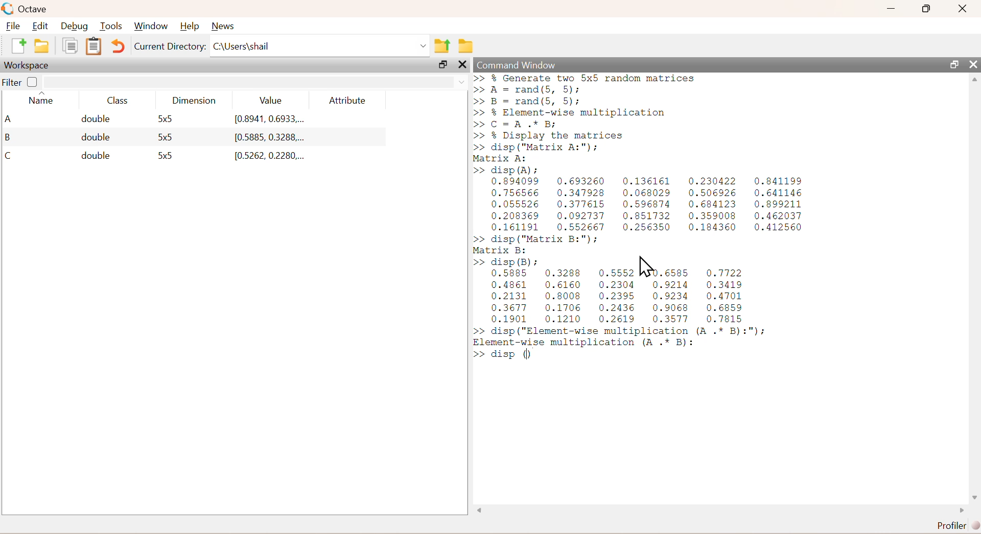 Image resolution: width=981 pixels, height=534 pixels. What do you see at coordinates (975, 493) in the screenshot?
I see `Down` at bounding box center [975, 493].